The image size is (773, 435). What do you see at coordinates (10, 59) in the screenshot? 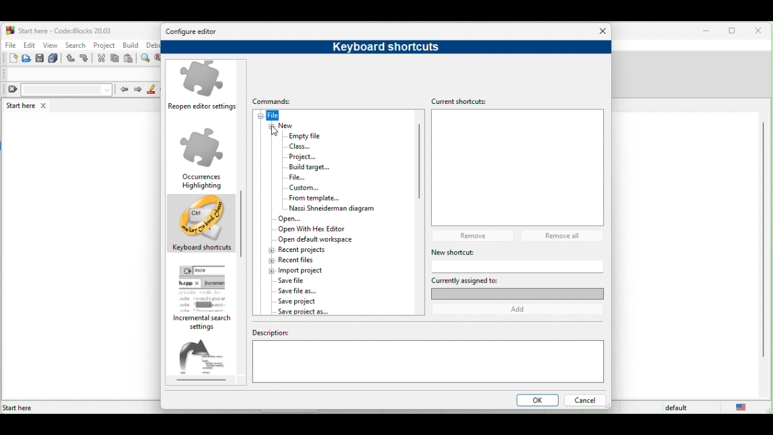
I see `new` at bounding box center [10, 59].